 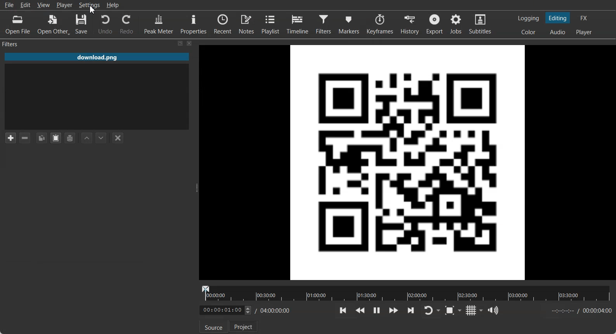 I want to click on Toggle zoom, so click(x=453, y=310).